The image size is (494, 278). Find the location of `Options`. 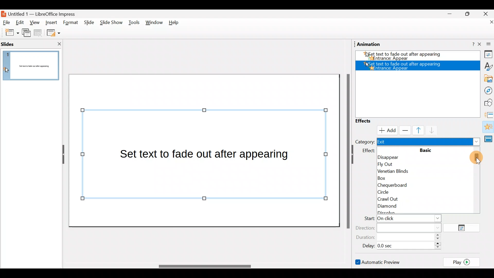

Options is located at coordinates (464, 228).